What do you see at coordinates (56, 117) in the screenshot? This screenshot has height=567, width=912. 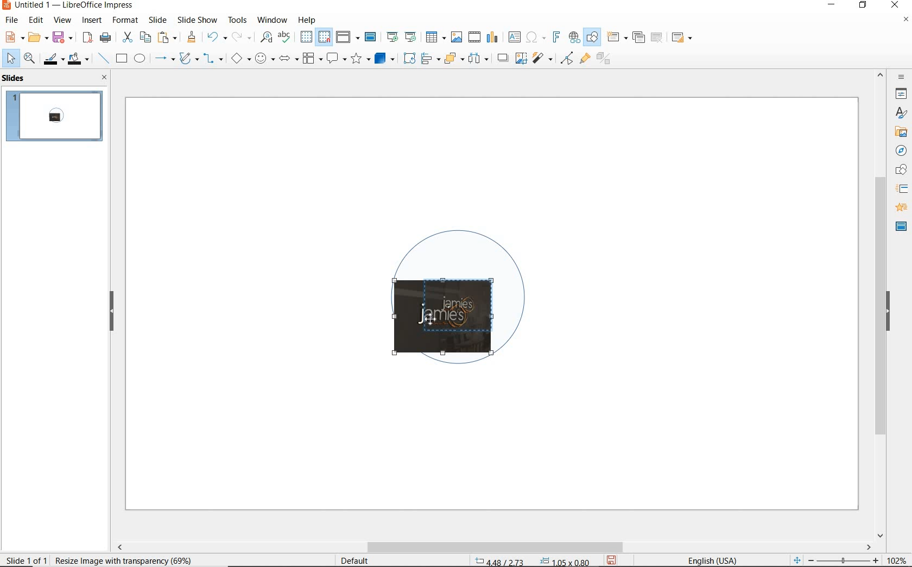 I see `slide 1` at bounding box center [56, 117].